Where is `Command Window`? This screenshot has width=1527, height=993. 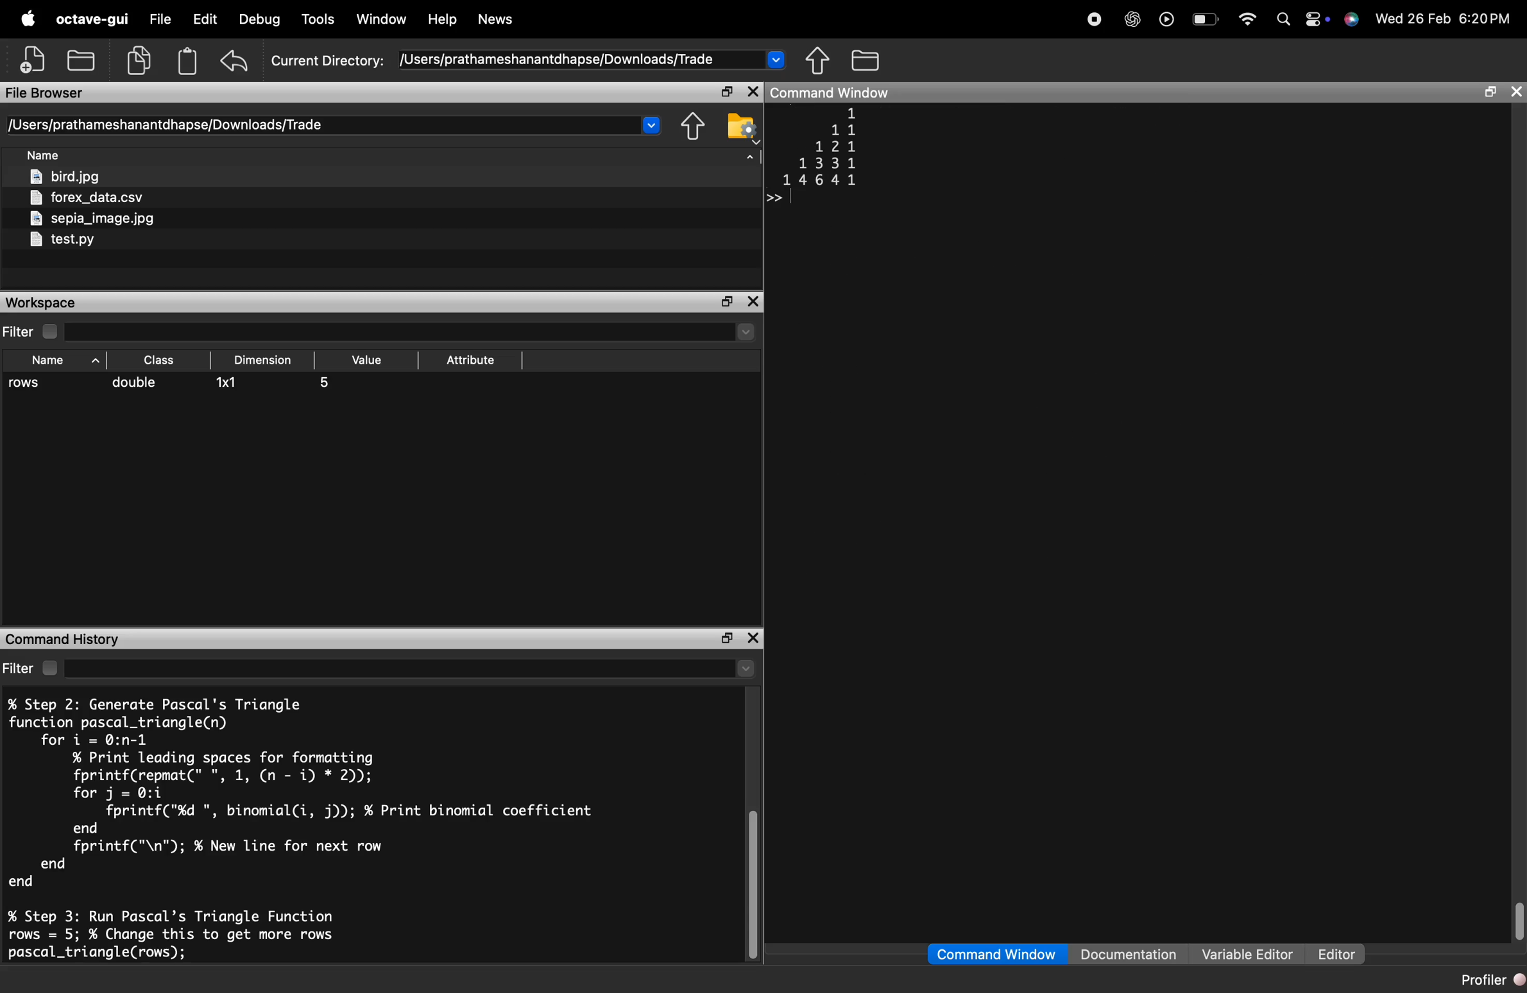 Command Window is located at coordinates (996, 955).